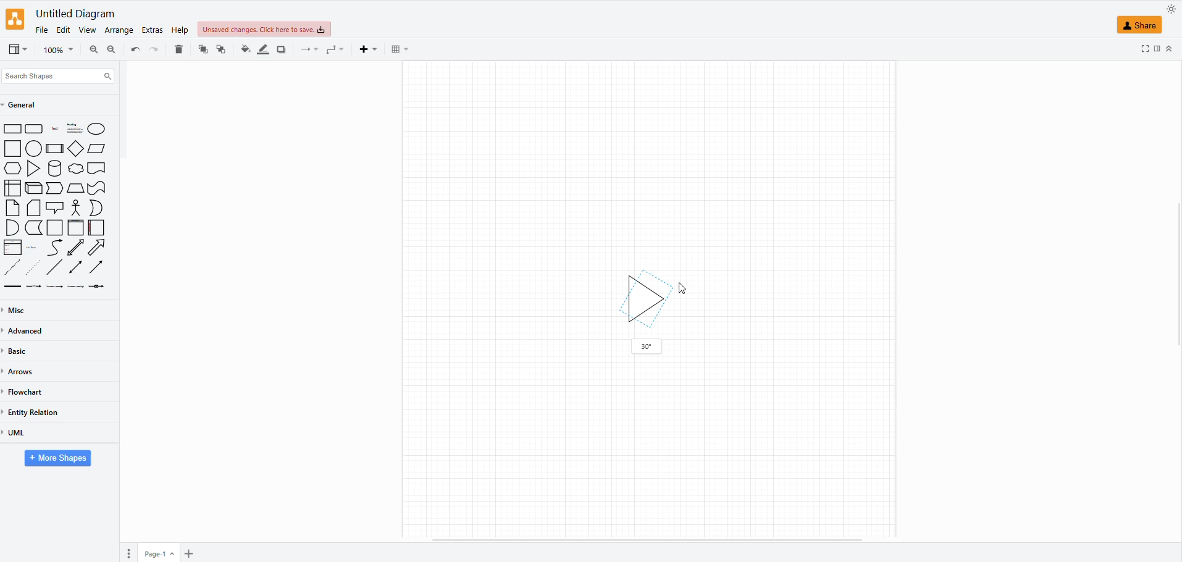 The height and width of the screenshot is (562, 1182). Describe the element at coordinates (96, 128) in the screenshot. I see `Circle` at that location.